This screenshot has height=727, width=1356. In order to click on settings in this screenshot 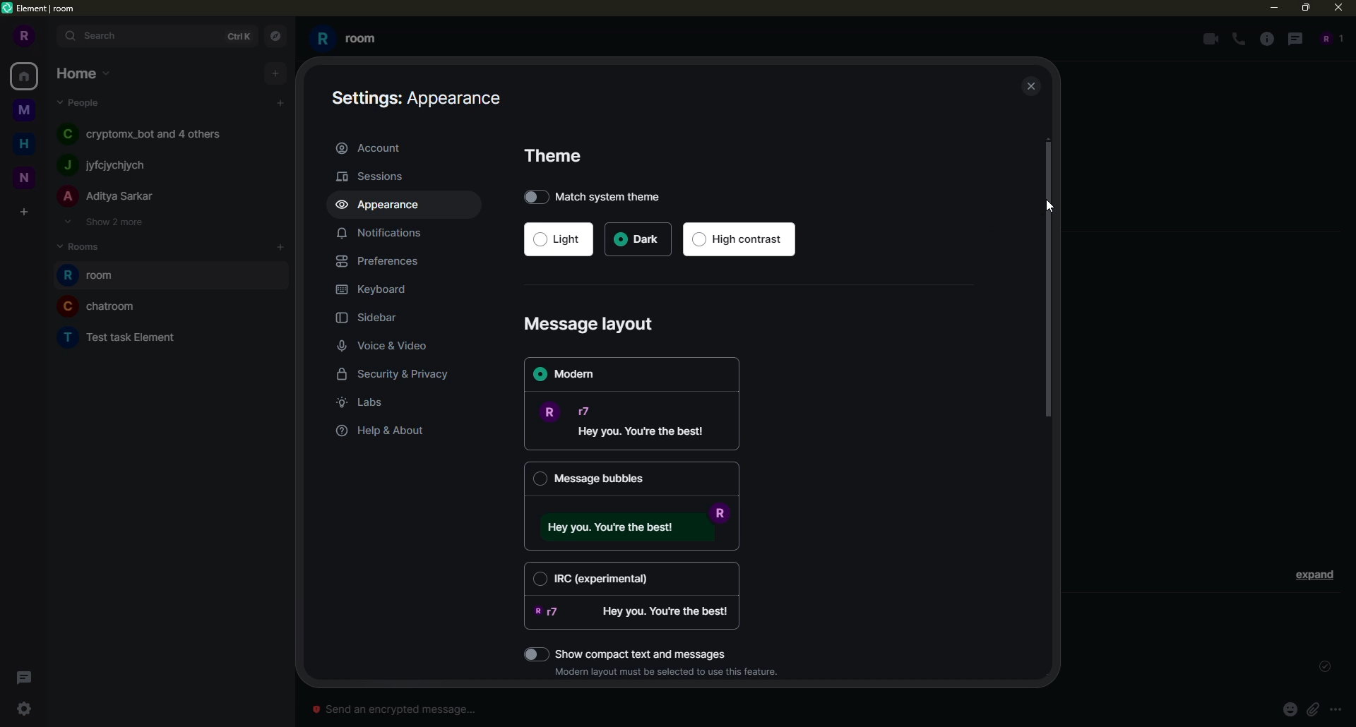, I will do `click(24, 709)`.